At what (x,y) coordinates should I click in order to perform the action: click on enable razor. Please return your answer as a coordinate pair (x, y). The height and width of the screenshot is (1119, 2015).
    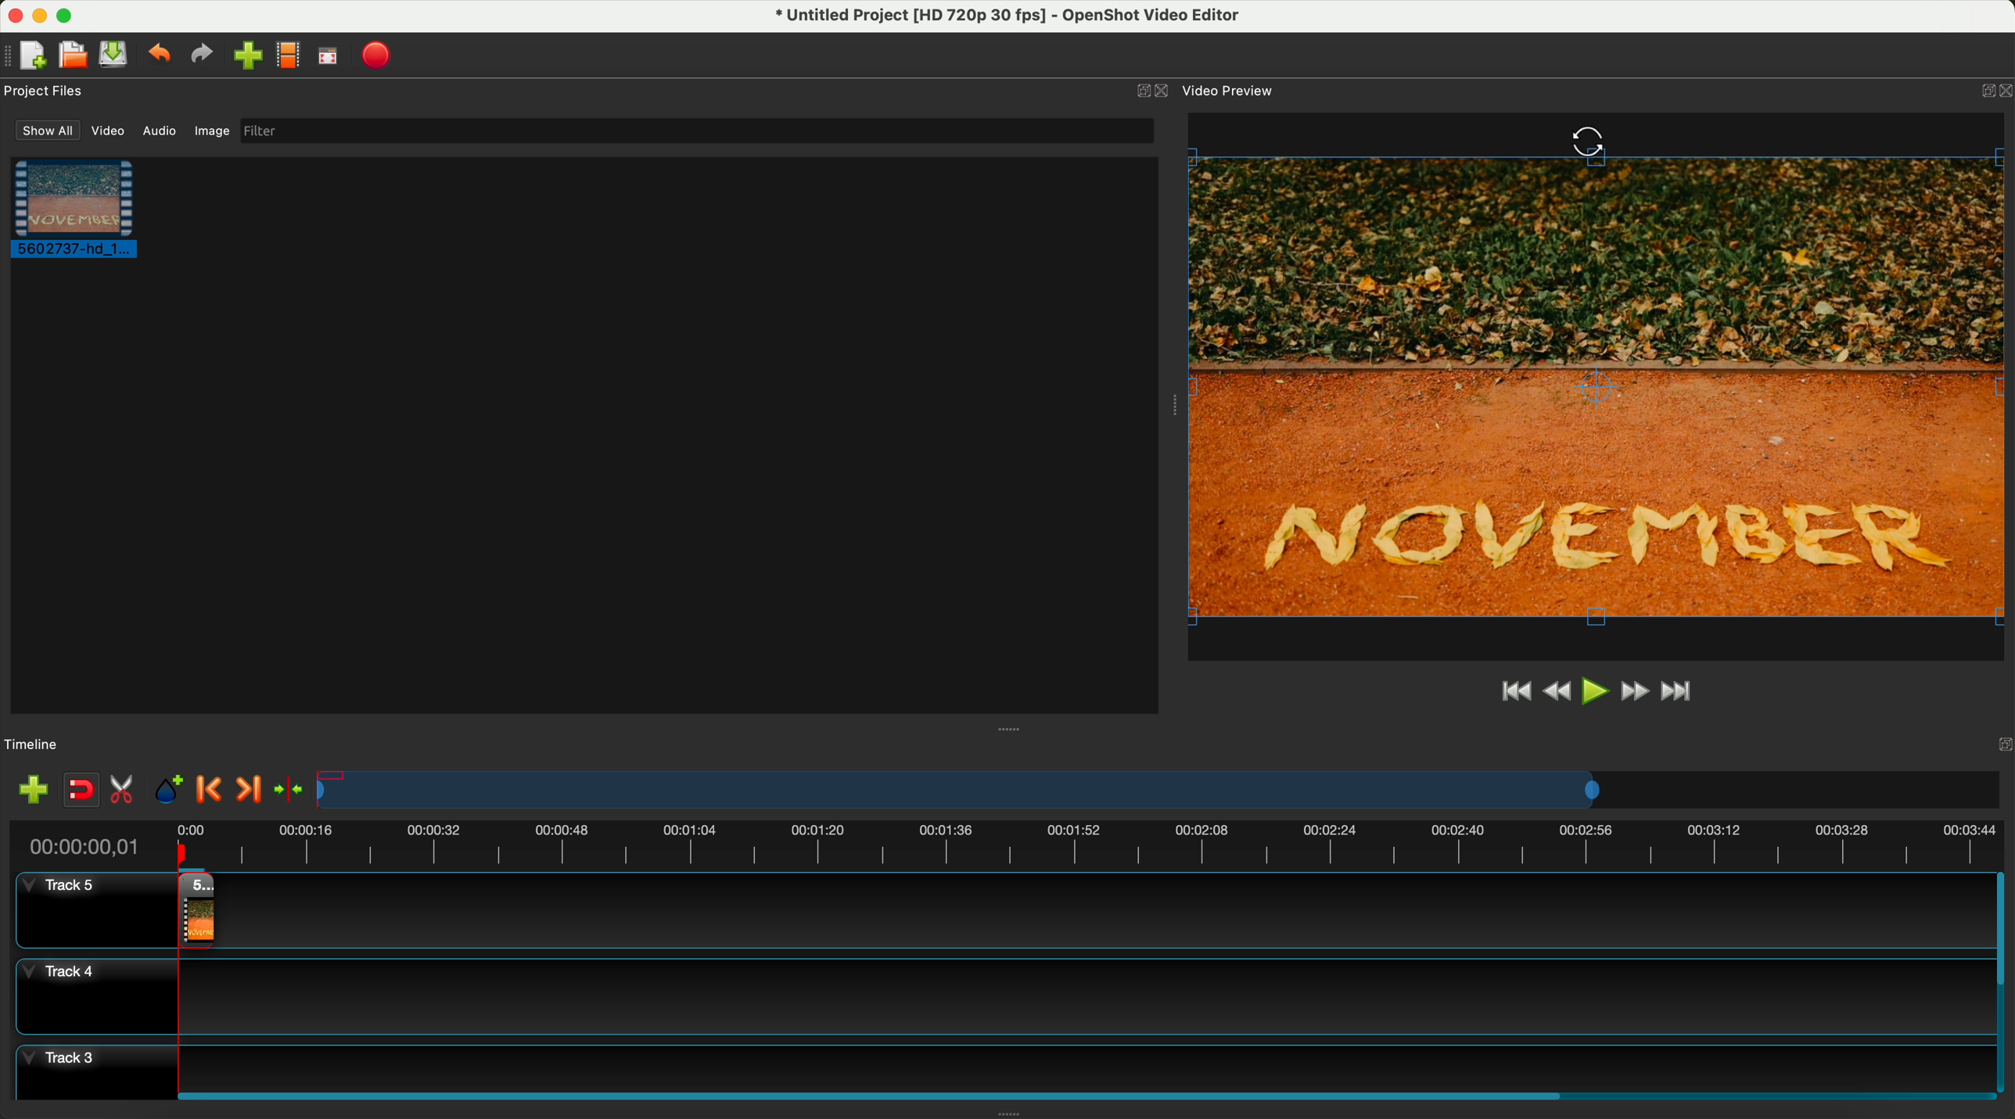
    Looking at the image, I should click on (126, 791).